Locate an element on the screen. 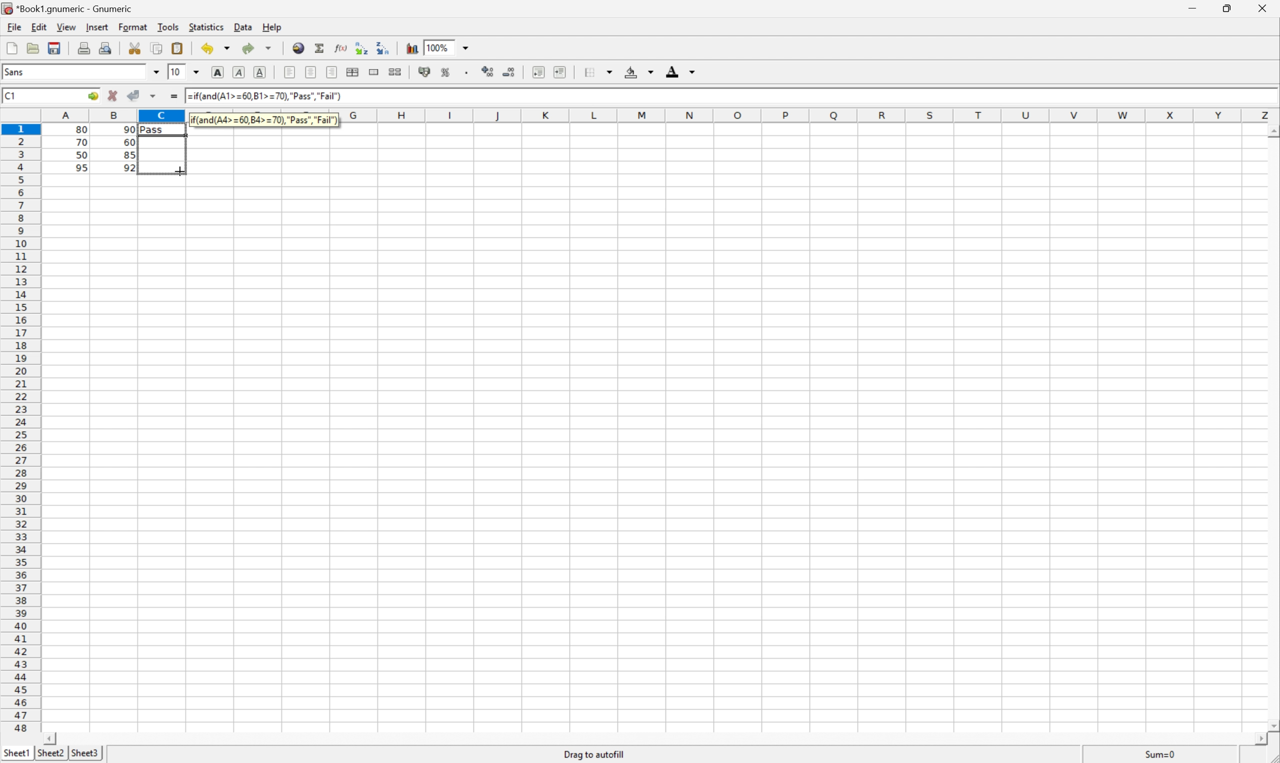  Center horizontally is located at coordinates (312, 72).